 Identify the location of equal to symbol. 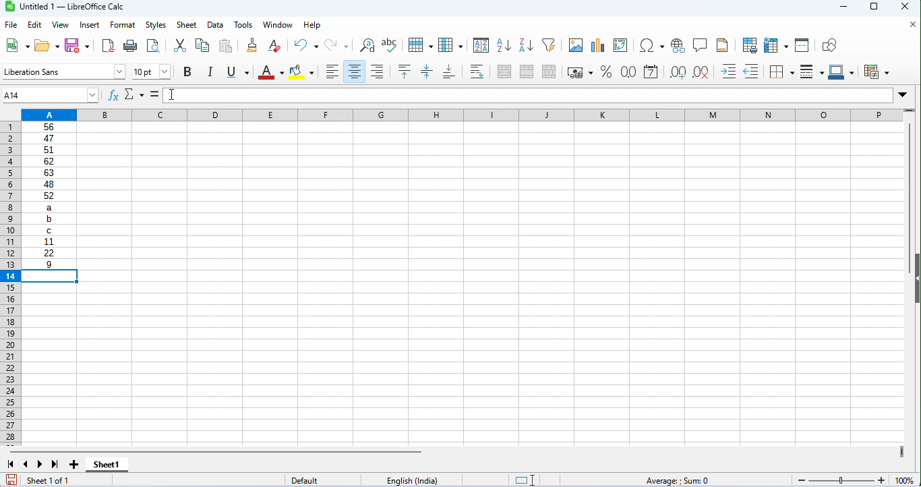
(155, 95).